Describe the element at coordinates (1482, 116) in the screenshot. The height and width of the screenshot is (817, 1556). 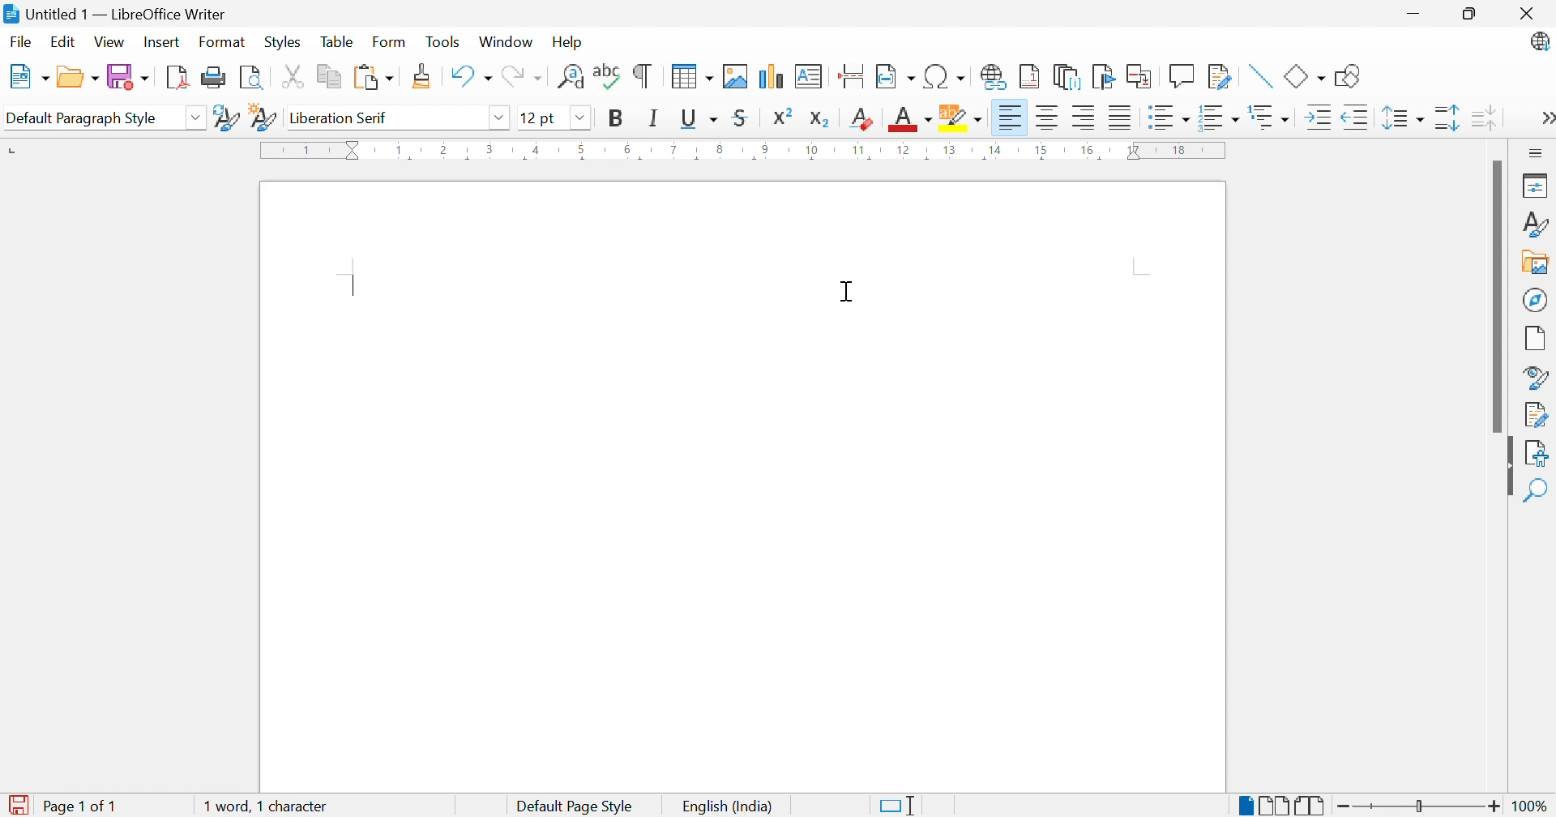
I see `Decrease Paragraph Spacing` at that location.